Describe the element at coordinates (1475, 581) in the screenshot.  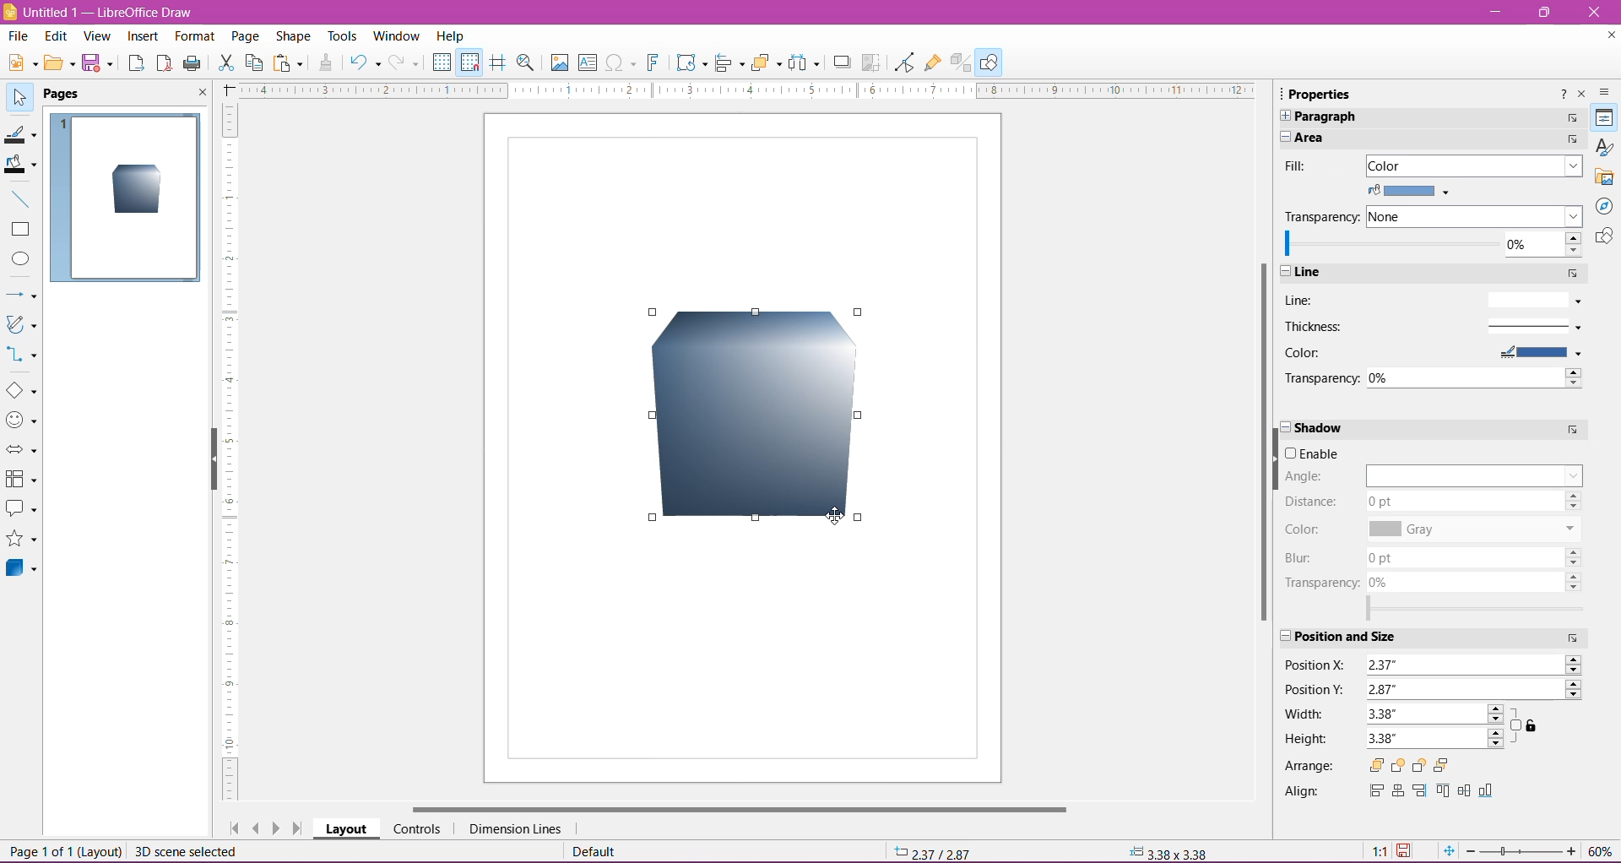
I see `Set shadow transparency` at that location.